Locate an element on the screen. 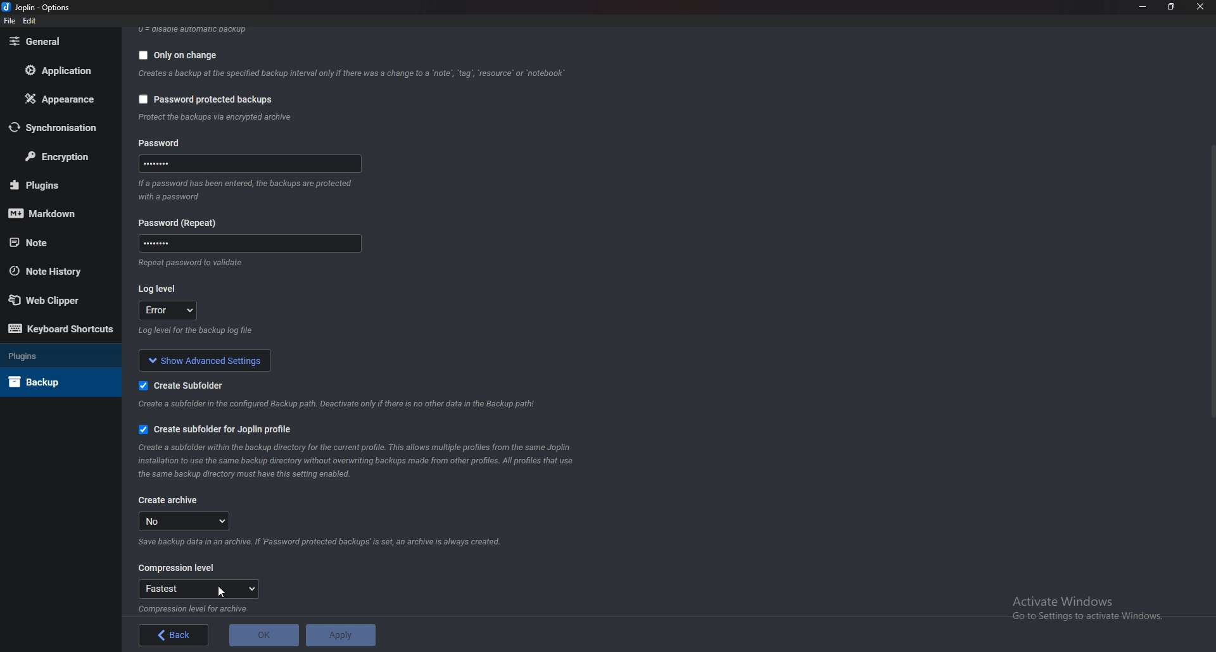 The width and height of the screenshot is (1216, 652). Application is located at coordinates (65, 70).